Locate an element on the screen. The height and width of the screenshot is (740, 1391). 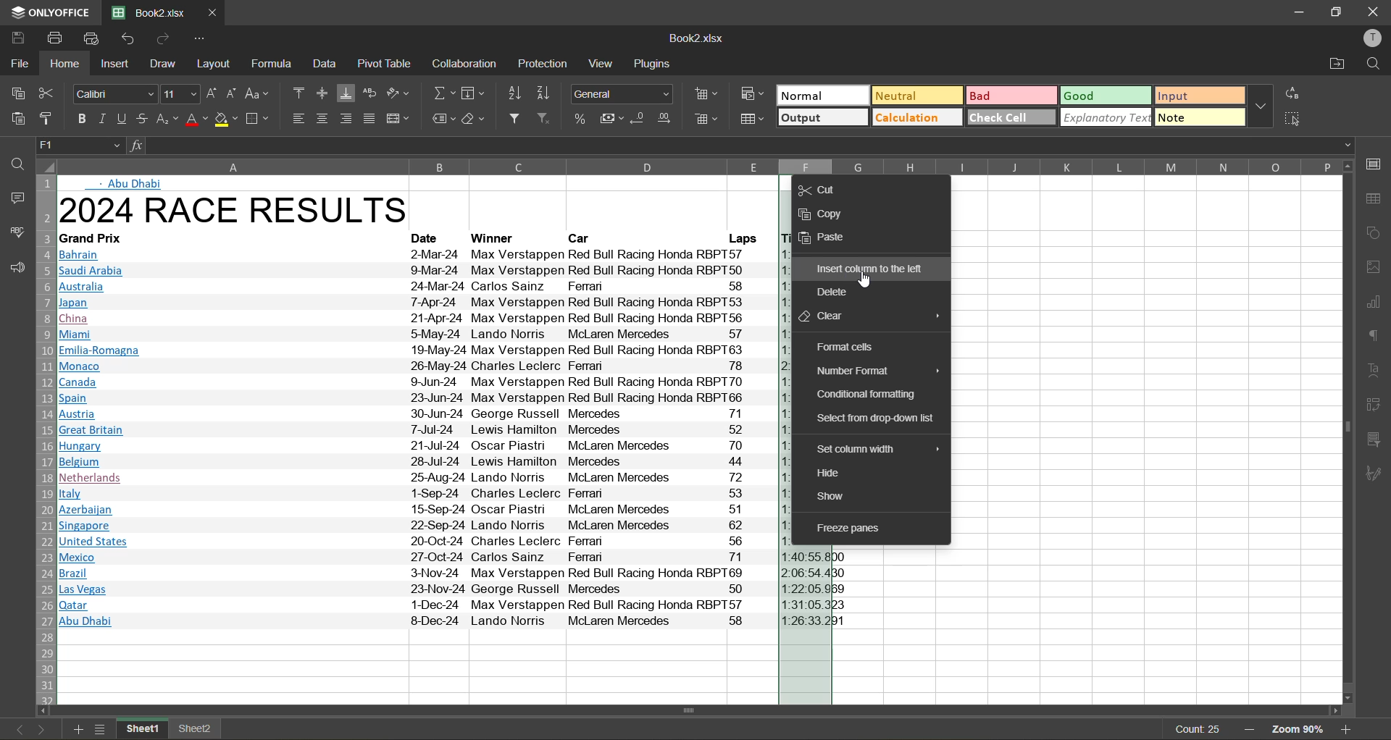
select all is located at coordinates (1295, 119).